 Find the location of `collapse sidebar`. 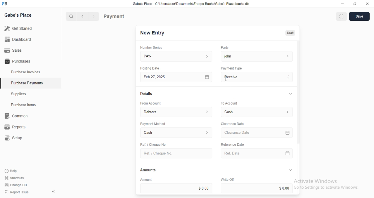

collapse sidebar is located at coordinates (53, 191).